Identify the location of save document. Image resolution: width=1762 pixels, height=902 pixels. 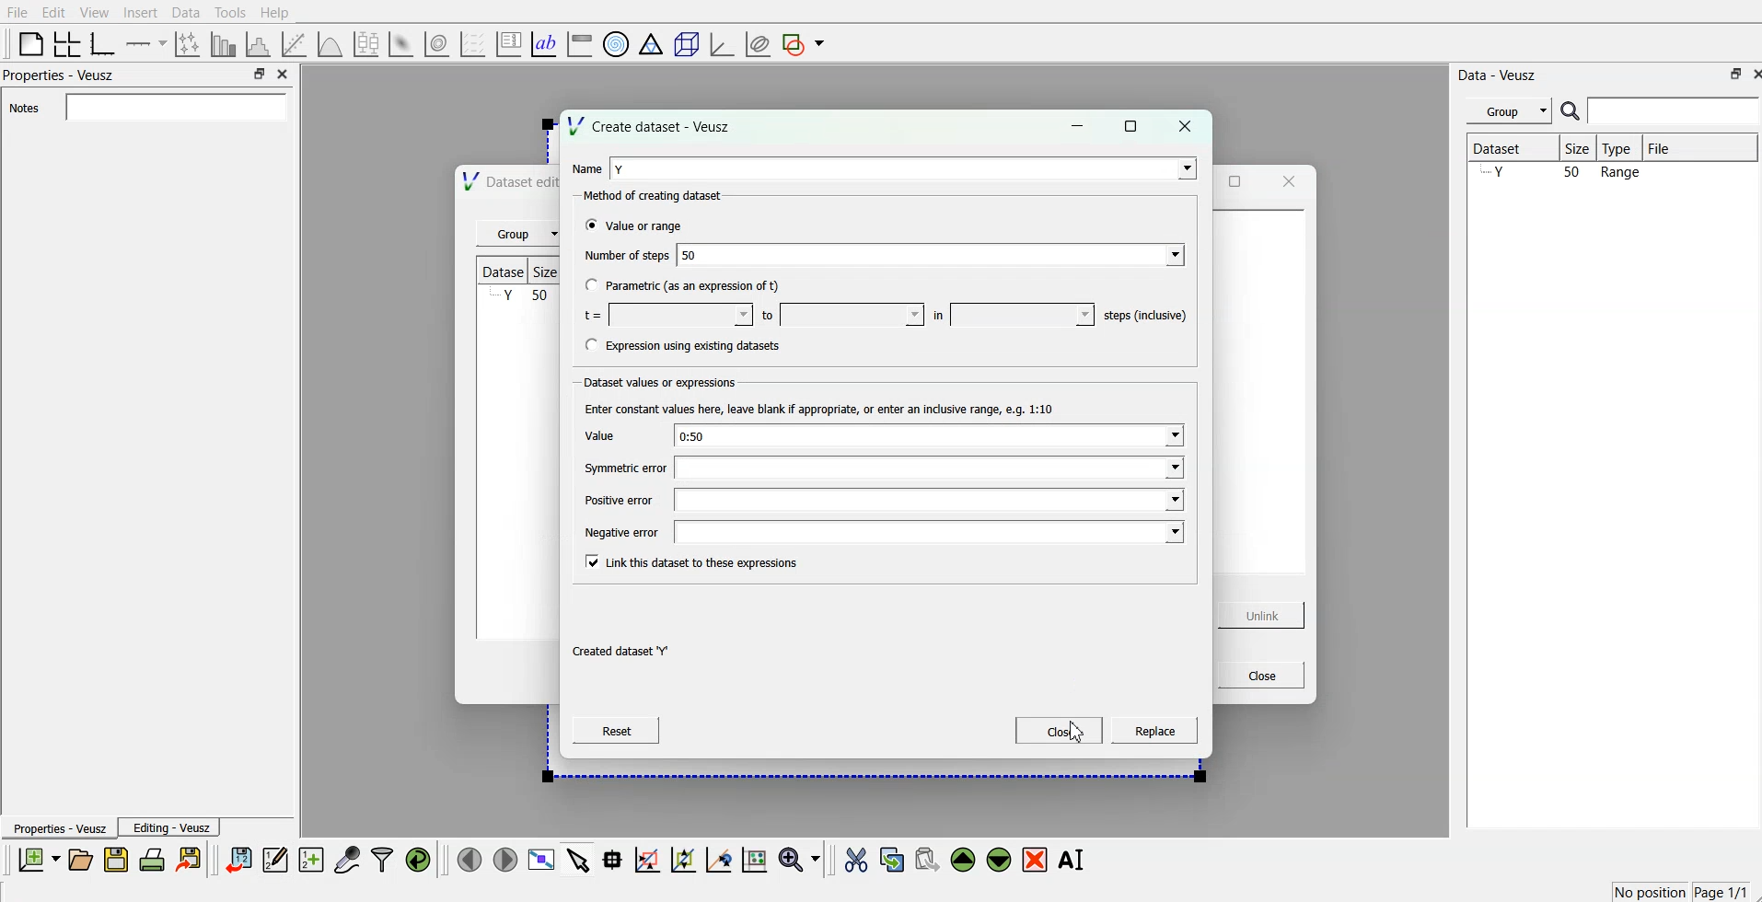
(116, 861).